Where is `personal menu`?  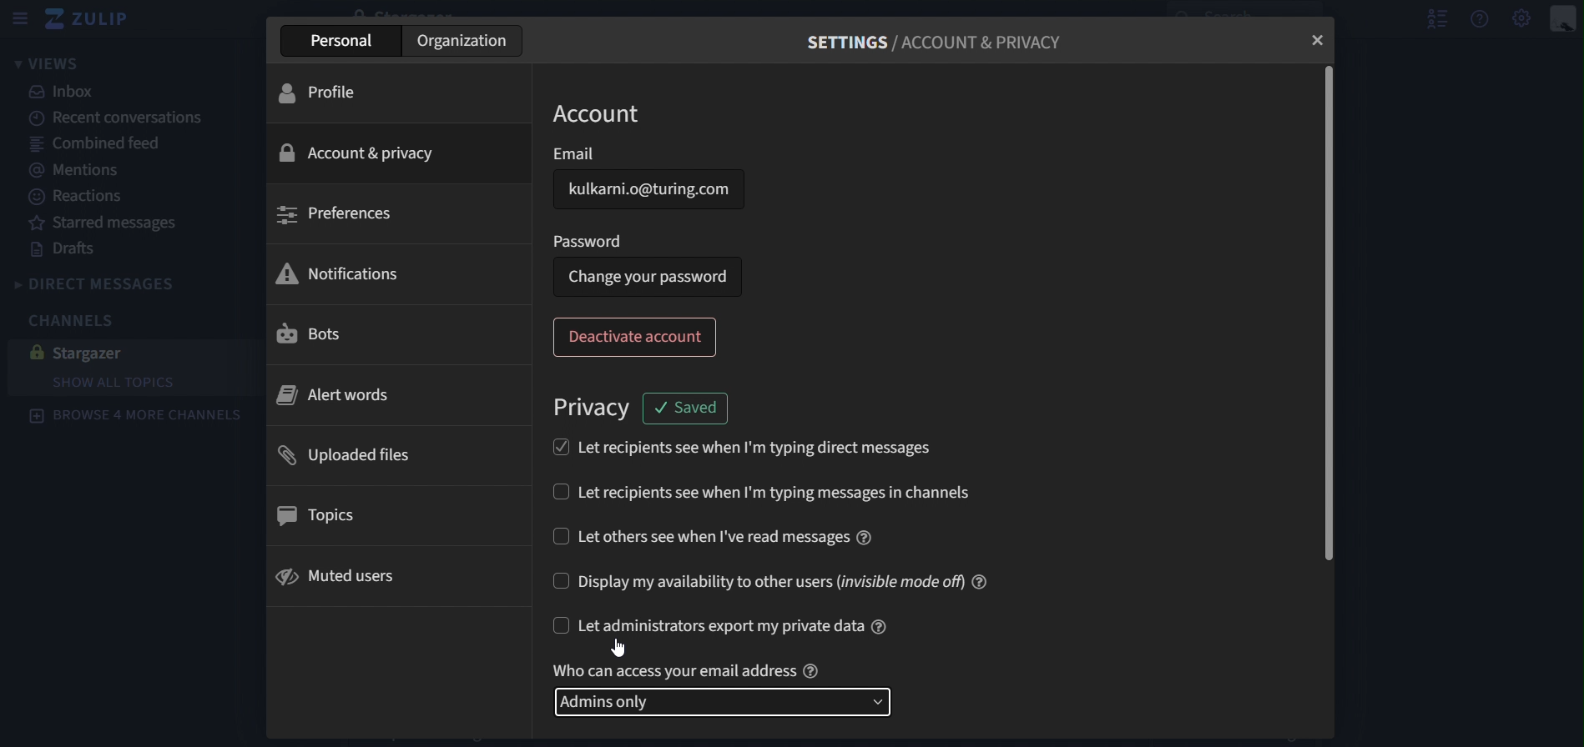 personal menu is located at coordinates (1563, 22).